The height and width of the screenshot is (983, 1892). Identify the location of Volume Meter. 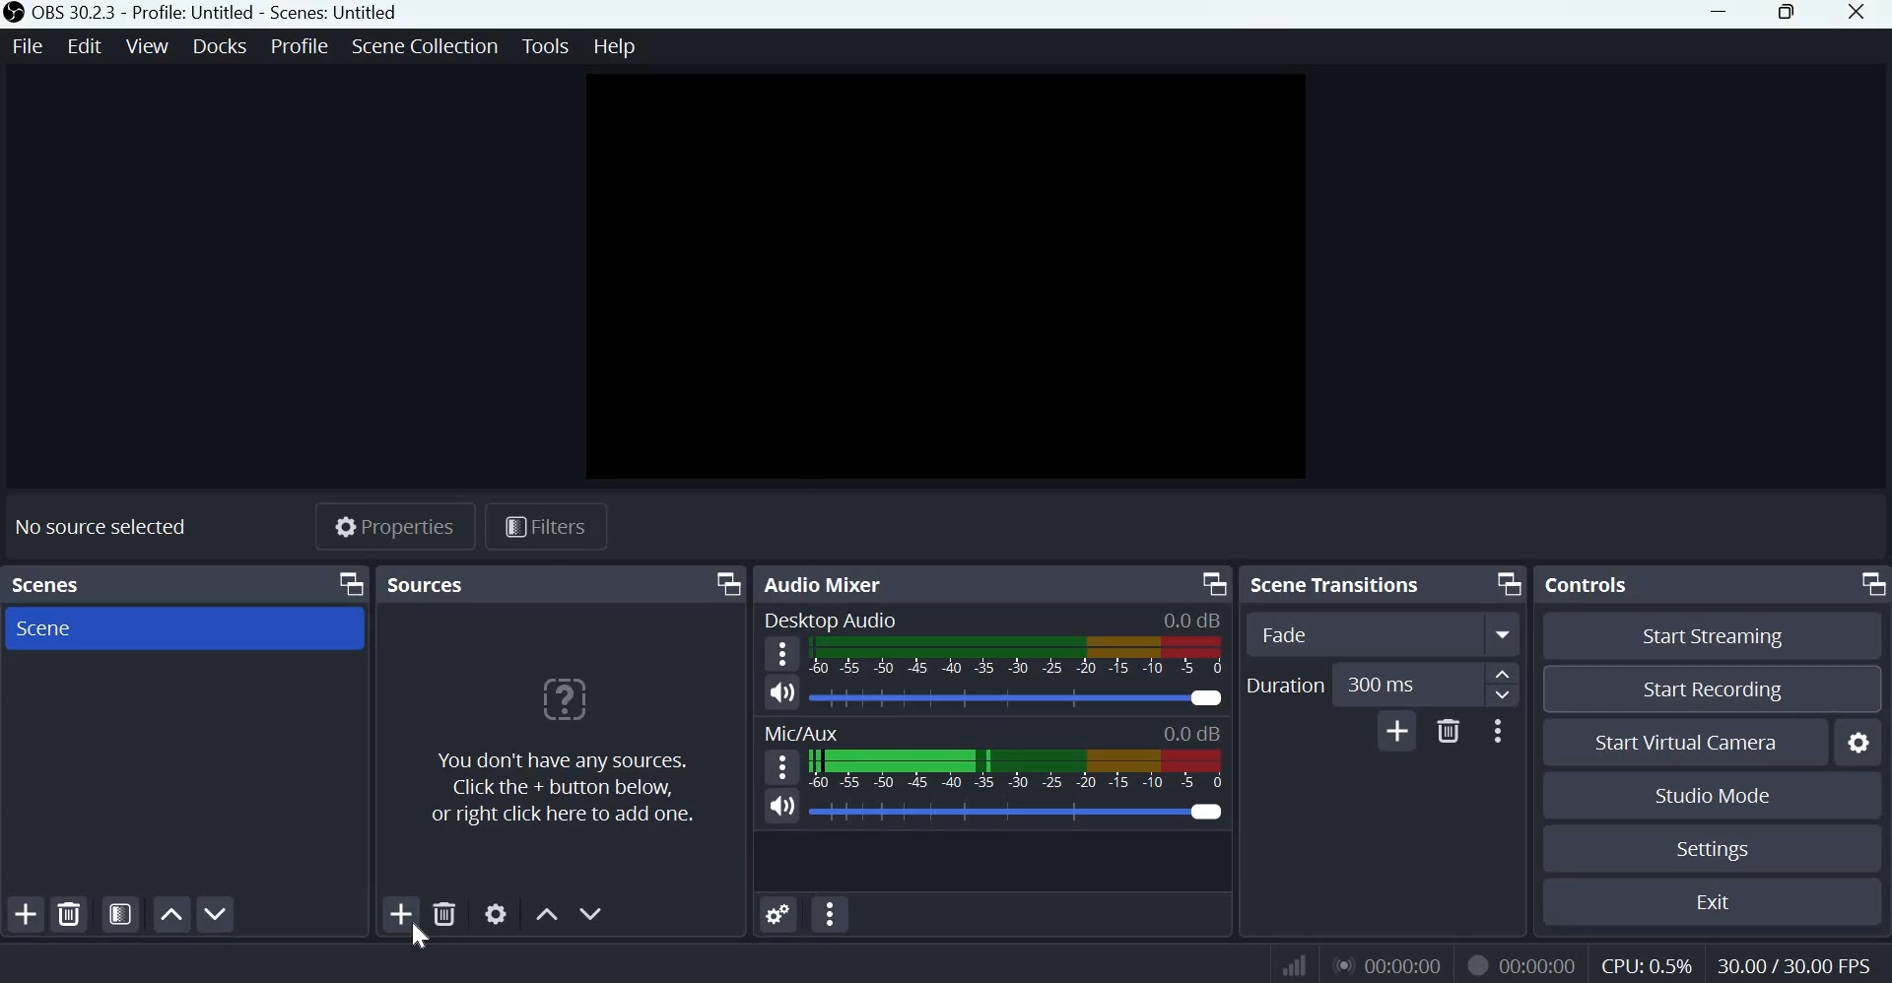
(1018, 656).